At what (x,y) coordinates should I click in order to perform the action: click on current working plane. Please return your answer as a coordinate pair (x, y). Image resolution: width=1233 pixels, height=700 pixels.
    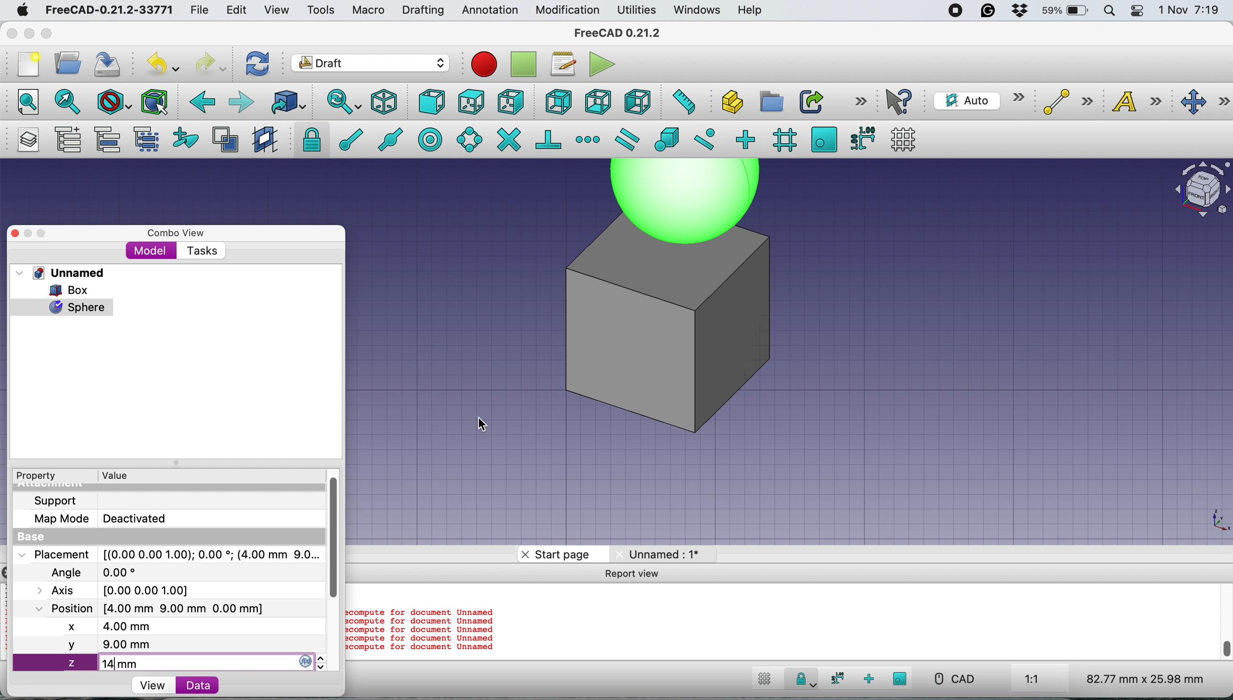
    Looking at the image, I should click on (976, 100).